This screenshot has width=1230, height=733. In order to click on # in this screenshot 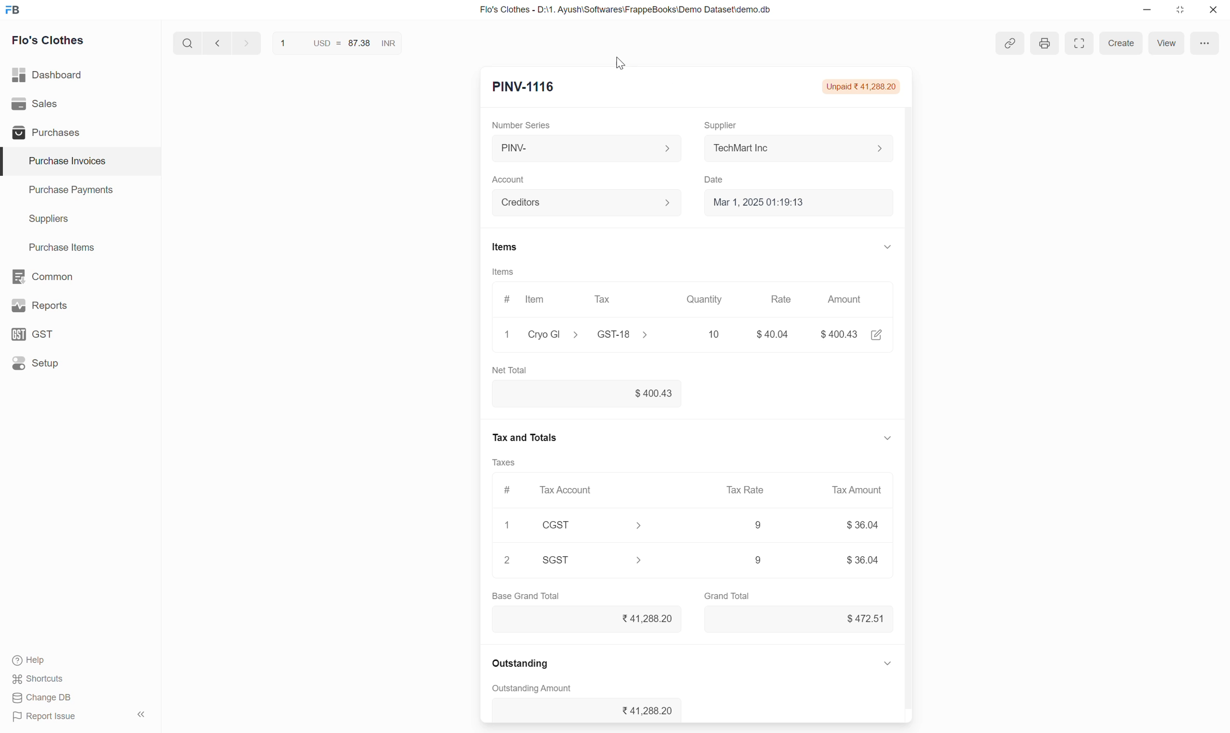, I will do `click(506, 296)`.